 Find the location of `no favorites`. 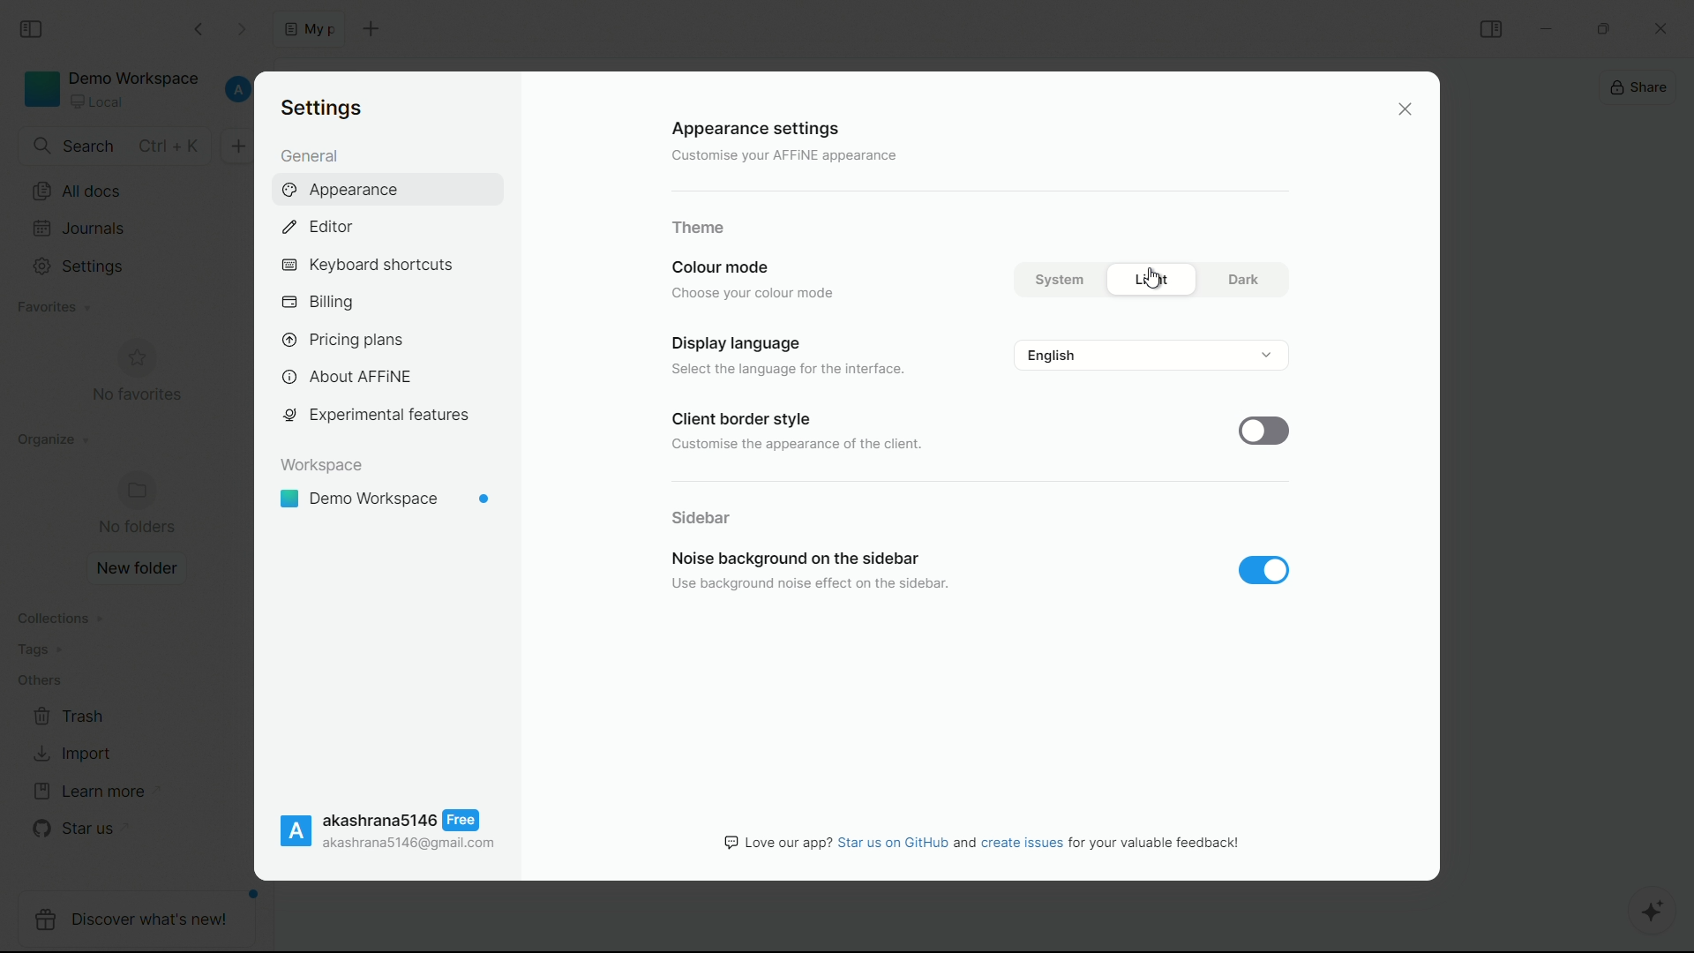

no favorites is located at coordinates (137, 374).